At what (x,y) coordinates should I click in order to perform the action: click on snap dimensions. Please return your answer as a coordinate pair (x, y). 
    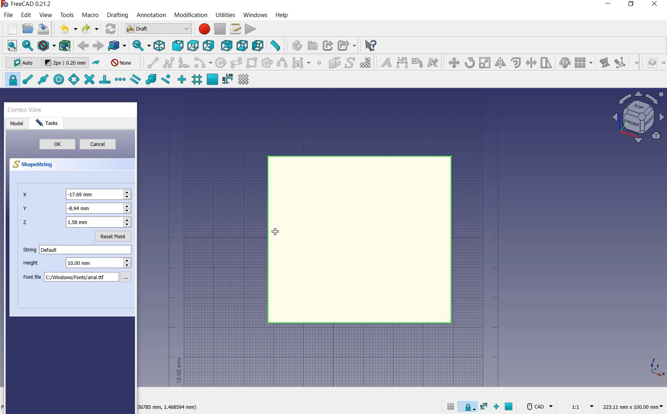
    Looking at the image, I should click on (227, 79).